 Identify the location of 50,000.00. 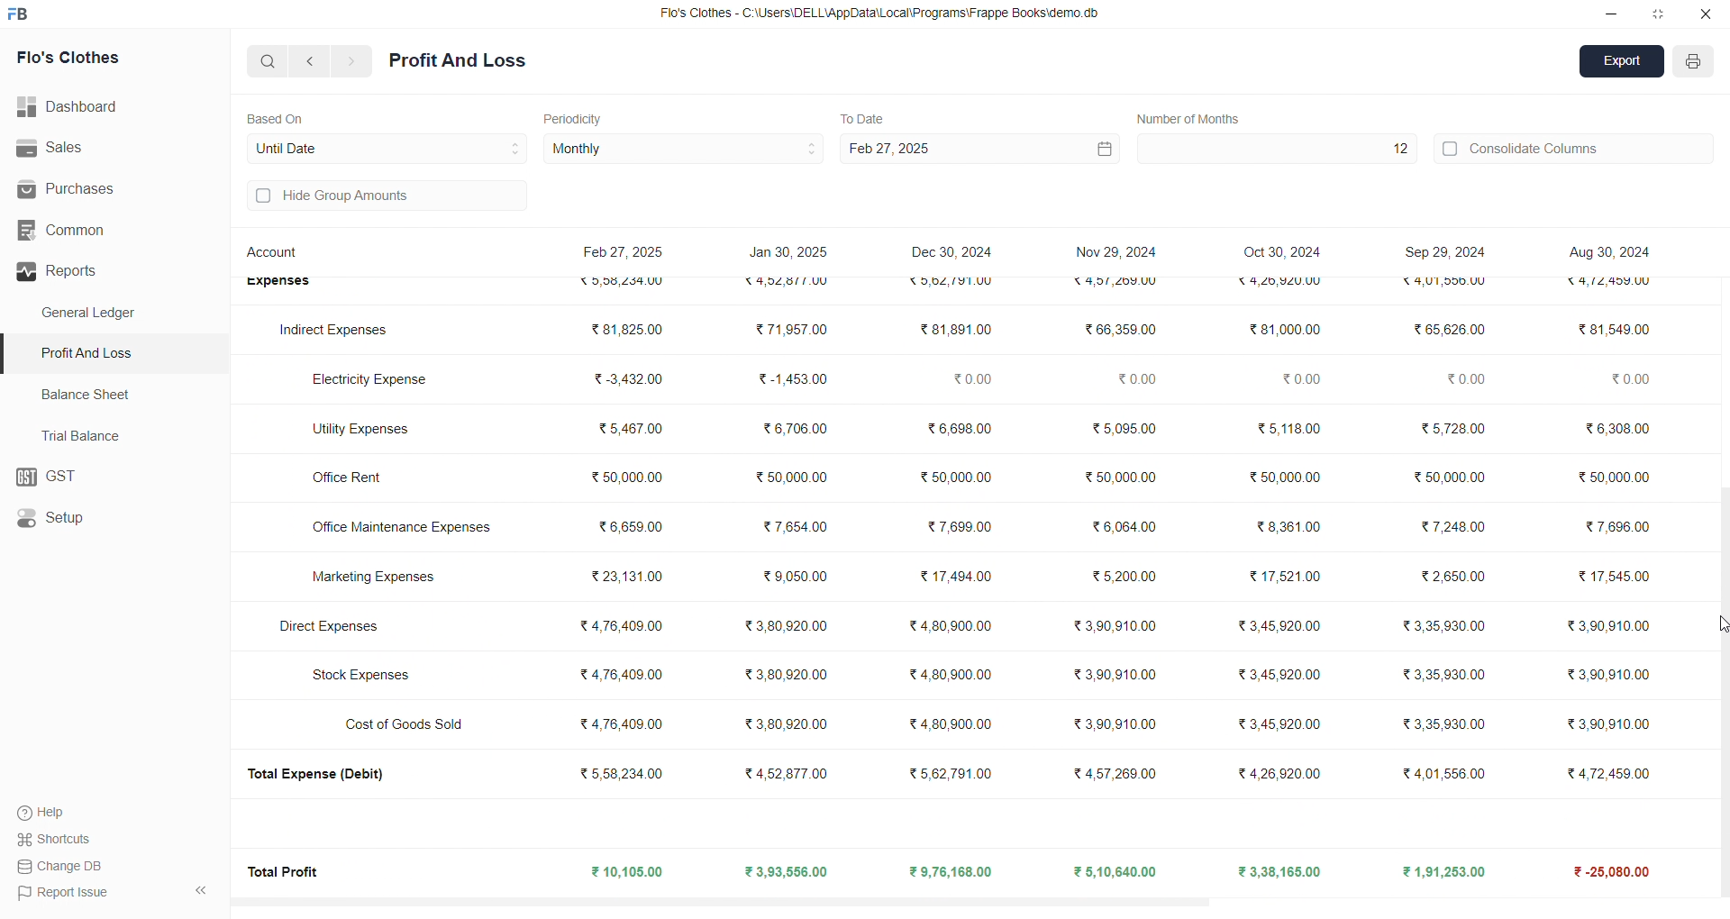
(1616, 478).